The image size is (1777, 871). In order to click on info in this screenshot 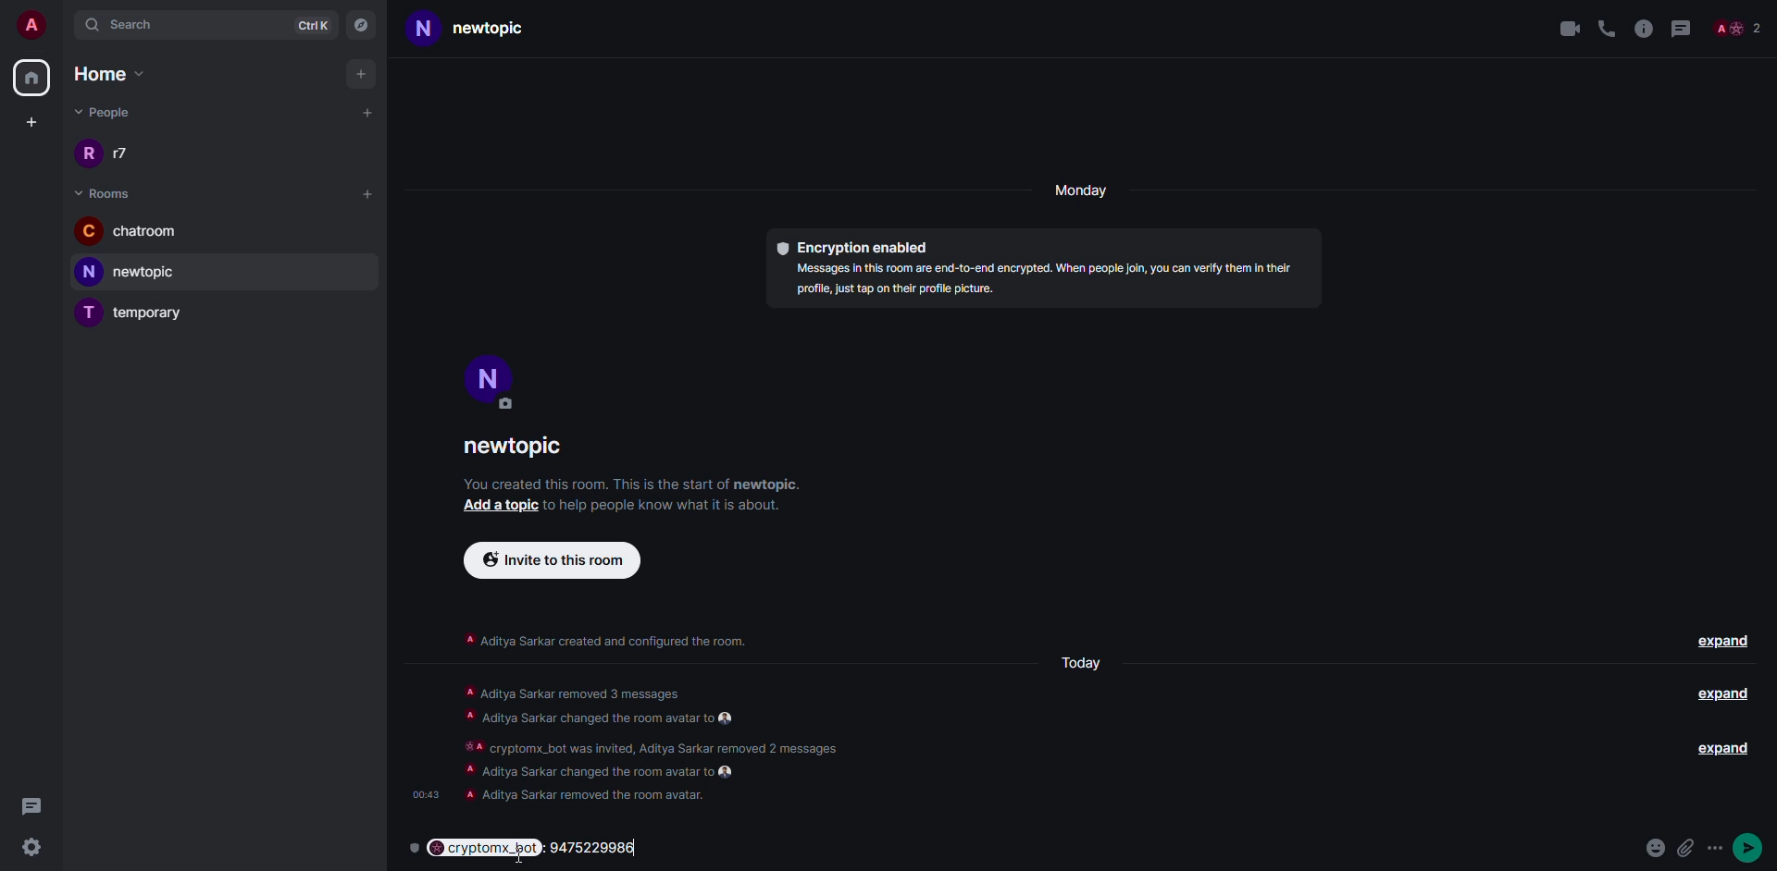, I will do `click(1644, 26)`.